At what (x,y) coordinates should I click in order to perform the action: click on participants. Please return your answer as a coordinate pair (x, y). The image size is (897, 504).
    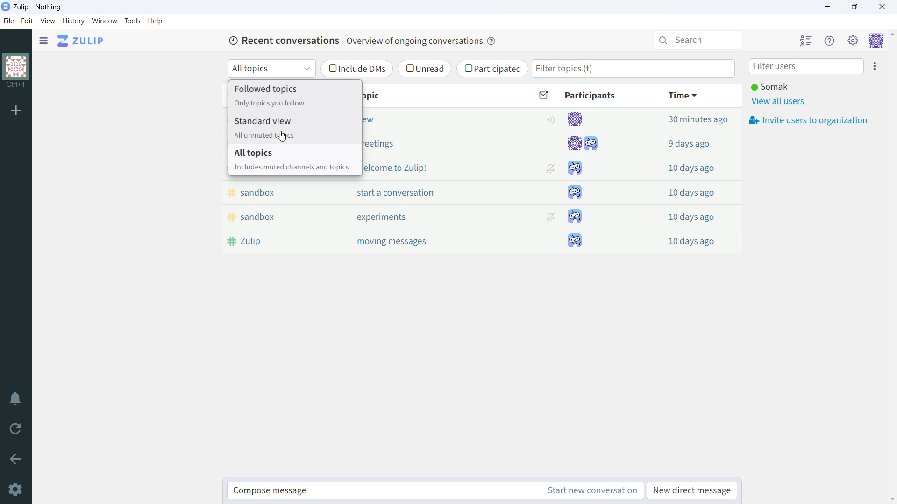
    Looking at the image, I should click on (583, 180).